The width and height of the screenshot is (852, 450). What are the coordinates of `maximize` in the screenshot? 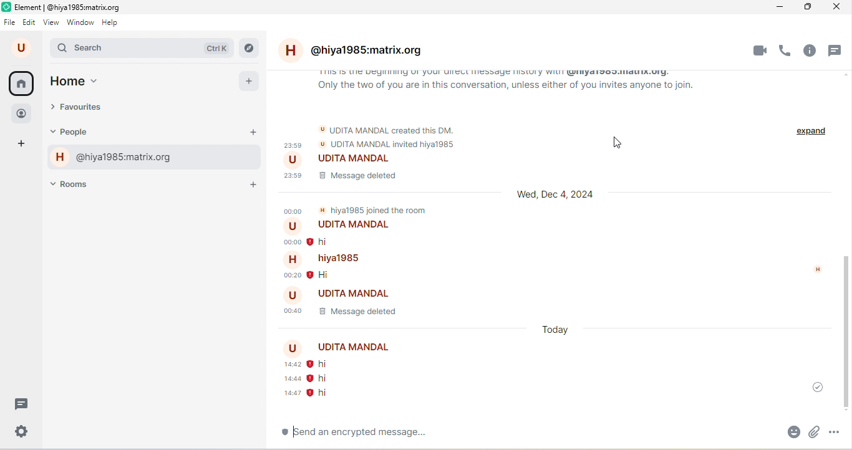 It's located at (805, 8).